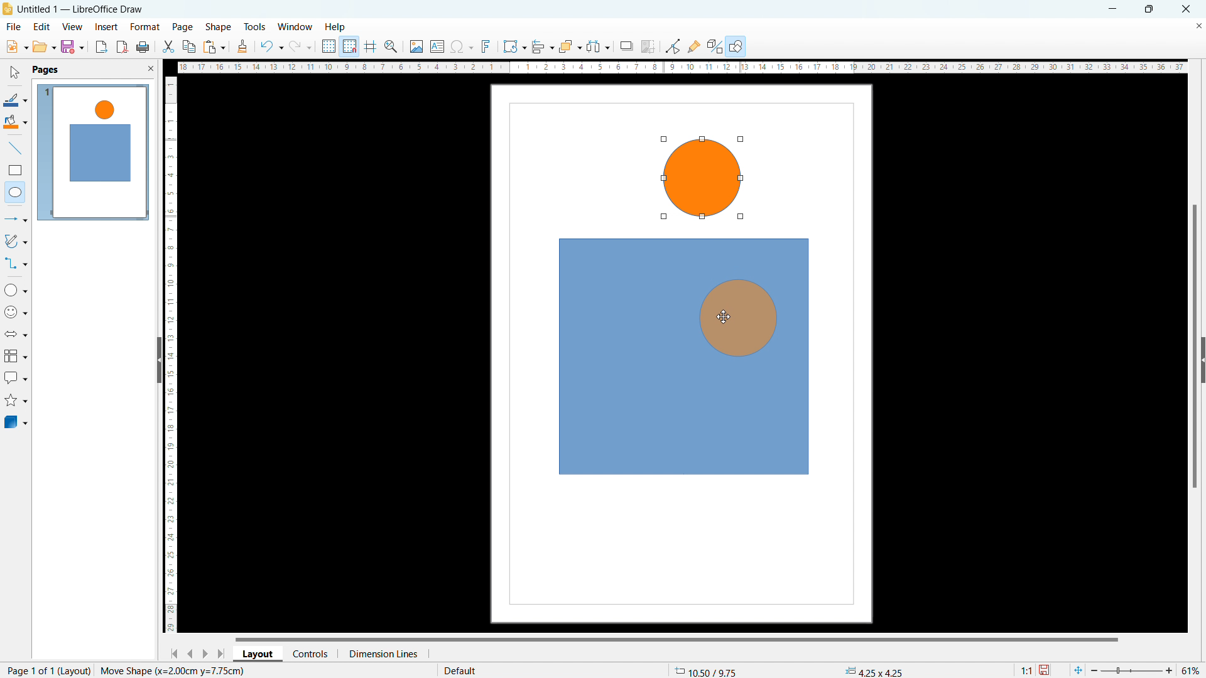 The height and width of the screenshot is (678, 1206). What do you see at coordinates (674, 45) in the screenshot?
I see `toggle point edit mode` at bounding box center [674, 45].